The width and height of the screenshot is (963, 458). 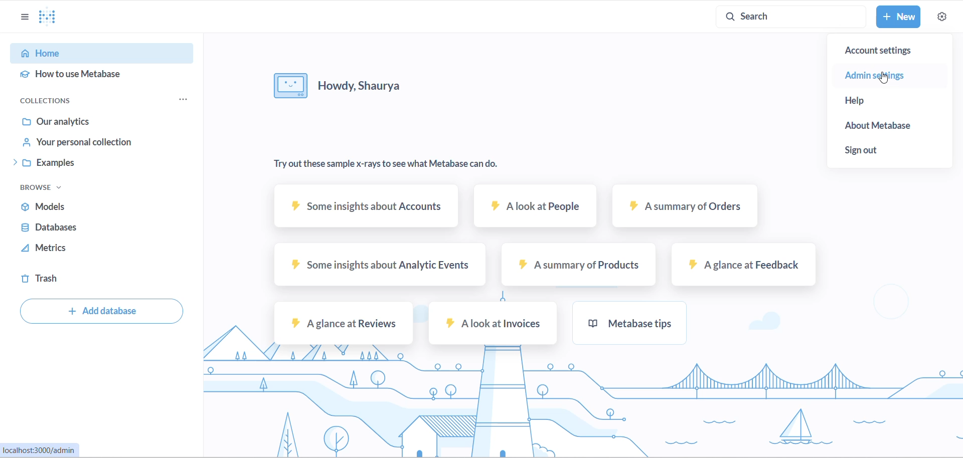 I want to click on OPTIONS, so click(x=186, y=101).